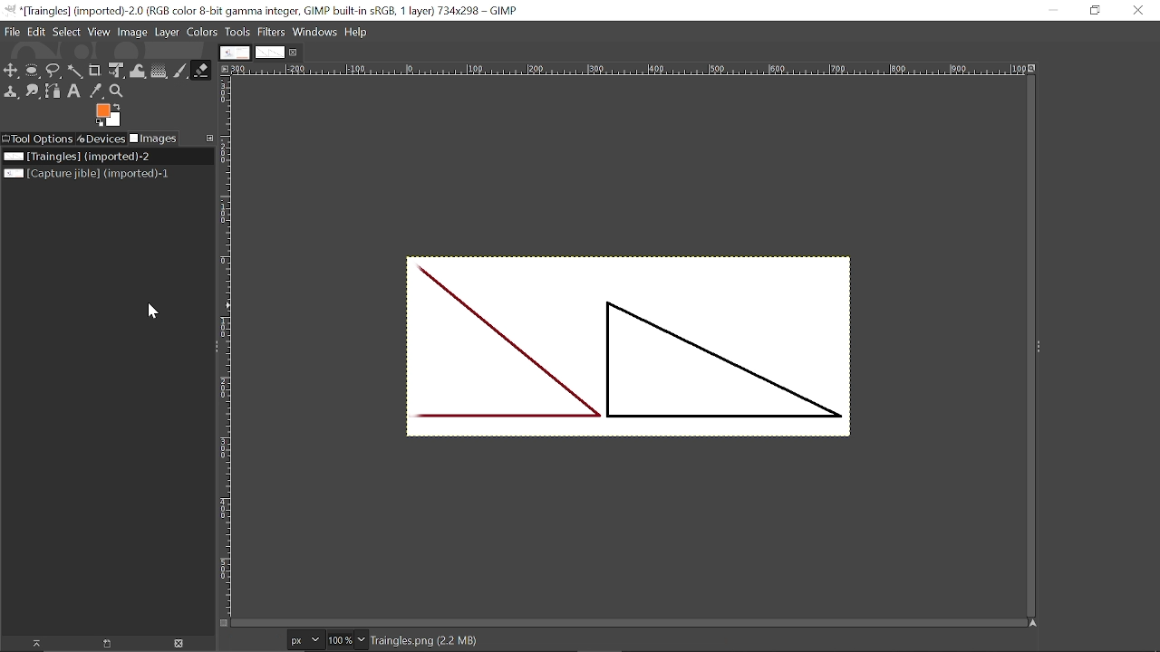 The height and width of the screenshot is (652, 1160). Describe the element at coordinates (115, 71) in the screenshot. I see `Unified transform tool` at that location.